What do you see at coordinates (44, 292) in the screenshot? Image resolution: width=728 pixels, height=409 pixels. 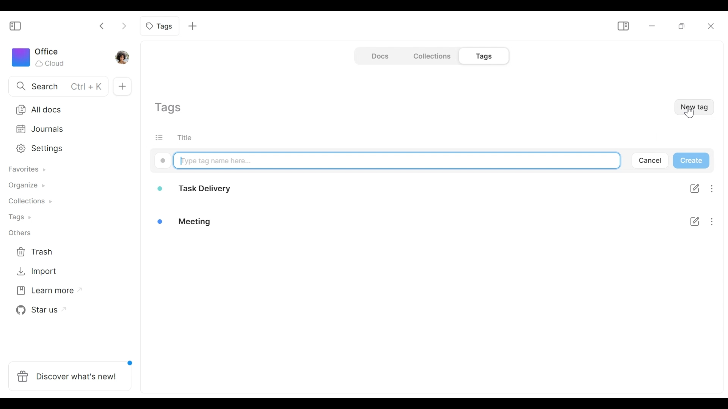 I see `Learn more` at bounding box center [44, 292].